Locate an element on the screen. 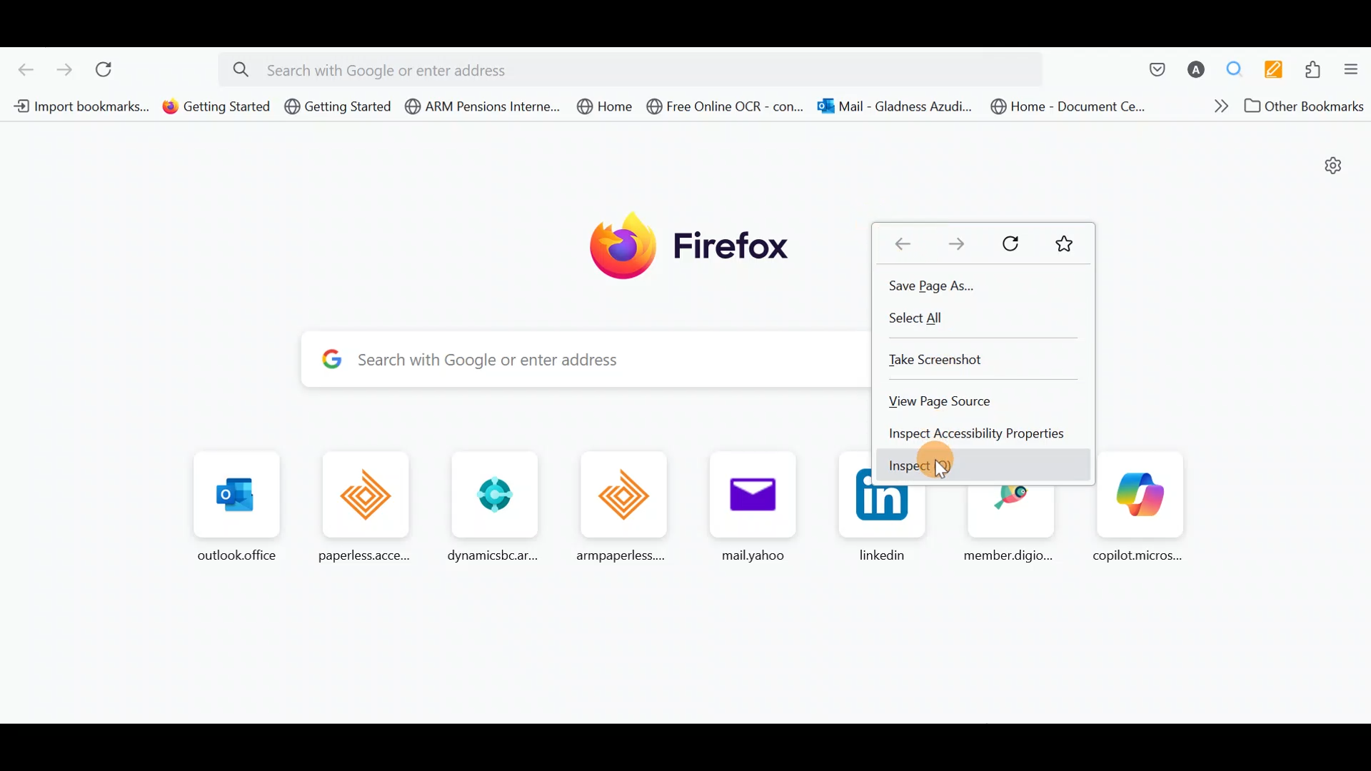  member.digi.. is located at coordinates (1013, 525).